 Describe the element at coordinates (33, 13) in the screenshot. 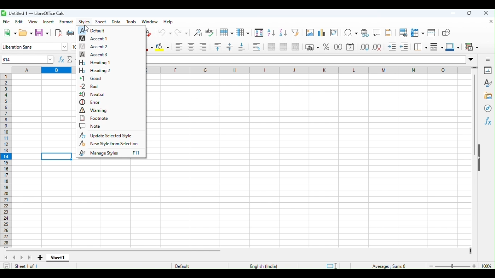

I see `Untitled 1 - LibreOffice Calc` at that location.